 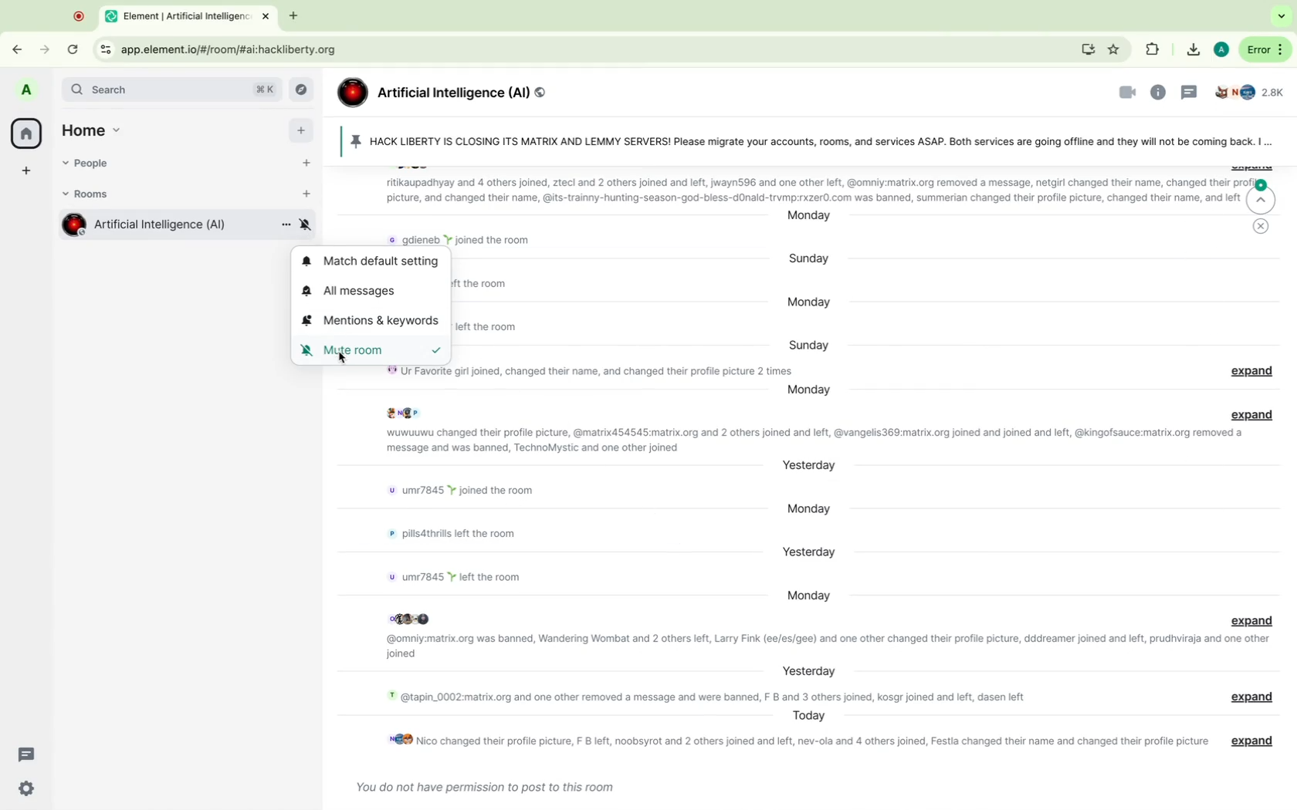 What do you see at coordinates (144, 225) in the screenshot?
I see `room` at bounding box center [144, 225].